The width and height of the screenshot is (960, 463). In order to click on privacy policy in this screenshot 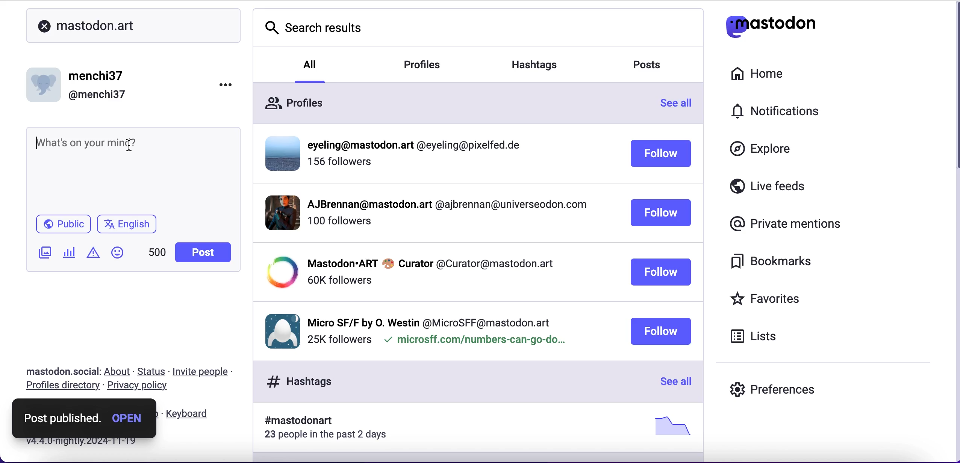, I will do `click(141, 387)`.